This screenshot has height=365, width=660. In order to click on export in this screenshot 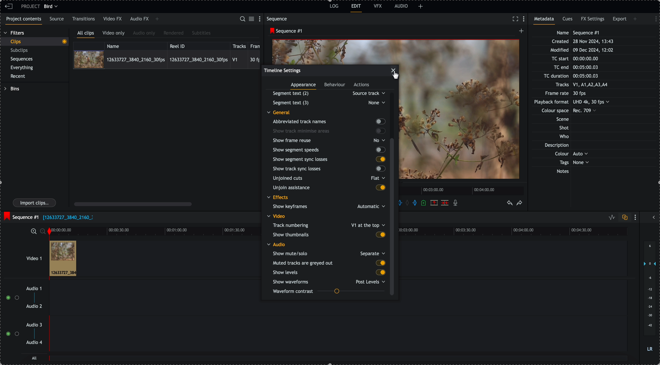, I will do `click(620, 20)`.